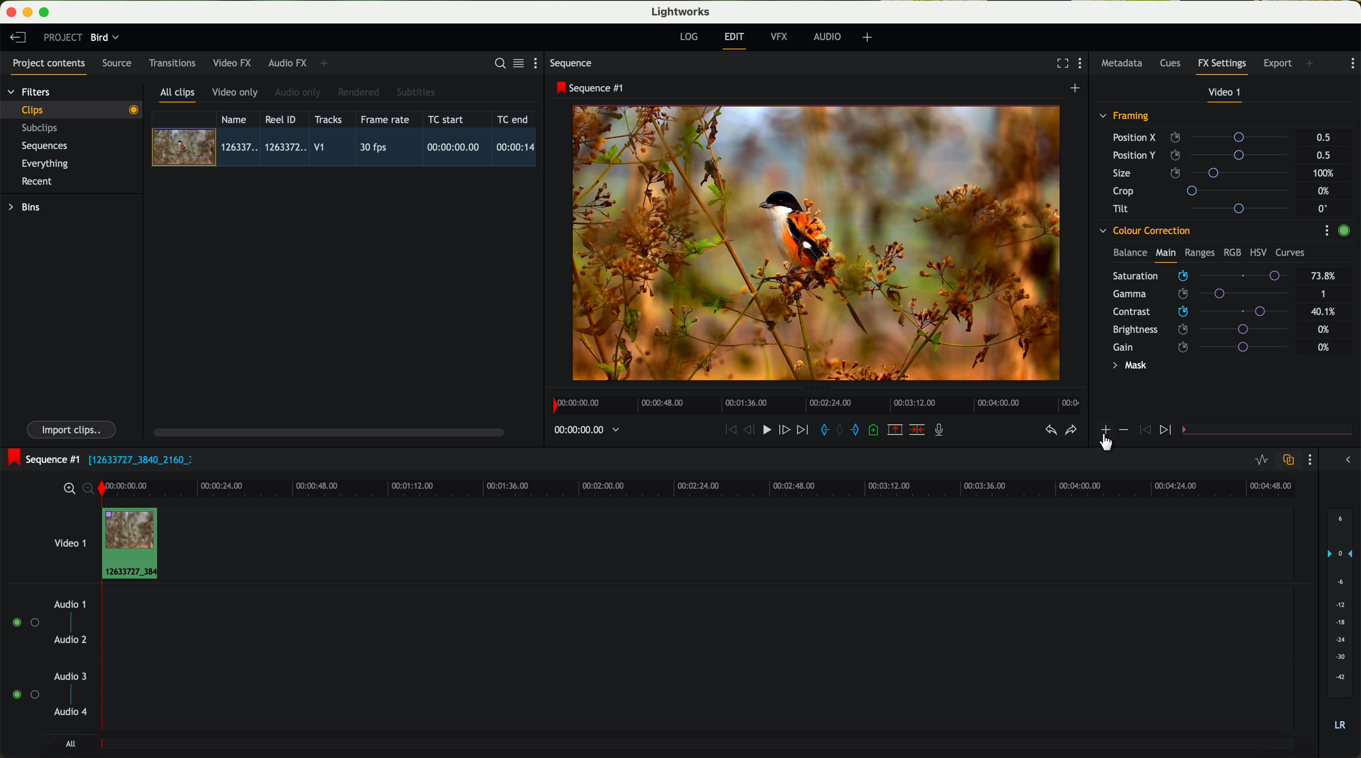 The width and height of the screenshot is (1361, 758). Describe the element at coordinates (781, 37) in the screenshot. I see `VFX` at that location.